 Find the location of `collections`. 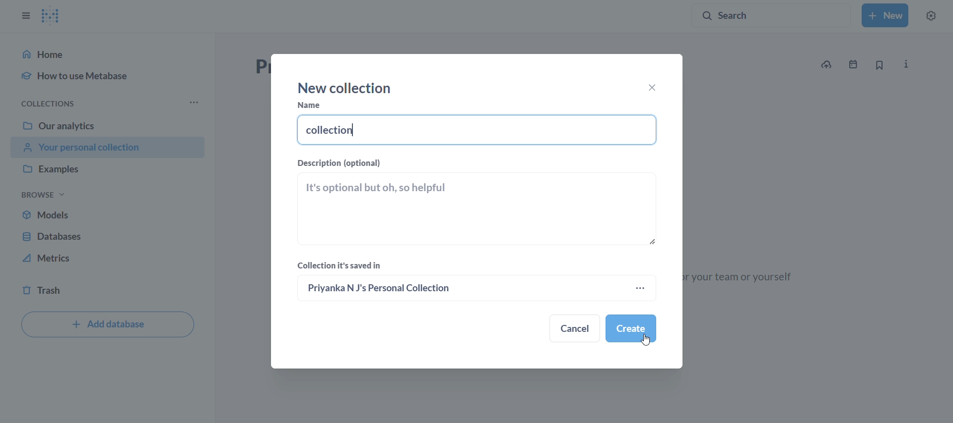

collections is located at coordinates (43, 103).